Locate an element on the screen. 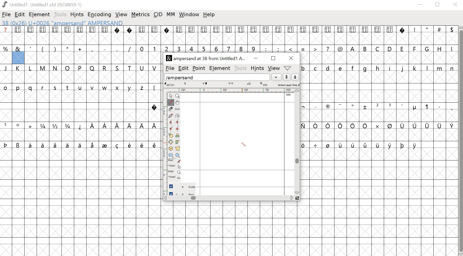 The image size is (463, 256). maximize is located at coordinates (438, 5).